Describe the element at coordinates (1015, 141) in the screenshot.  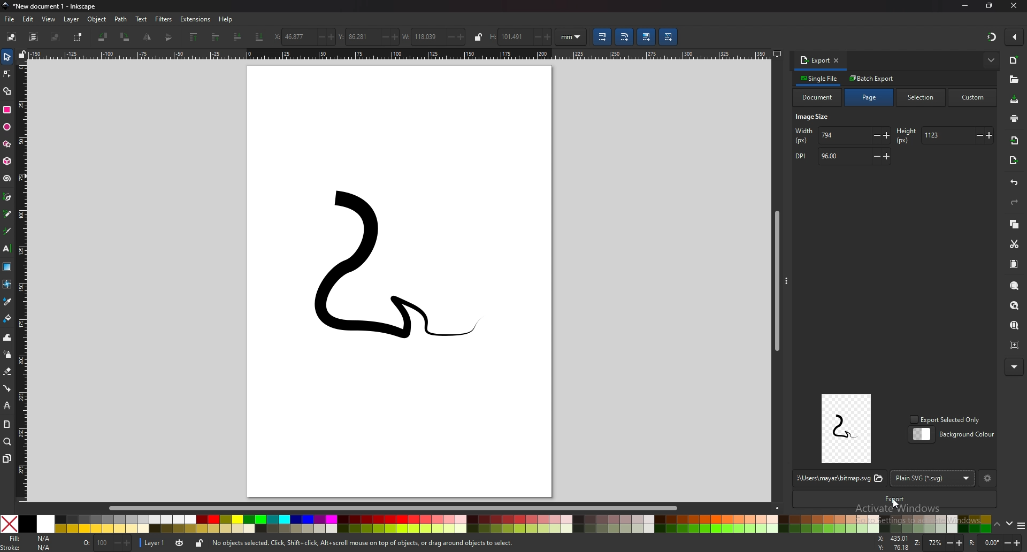
I see `import` at that location.